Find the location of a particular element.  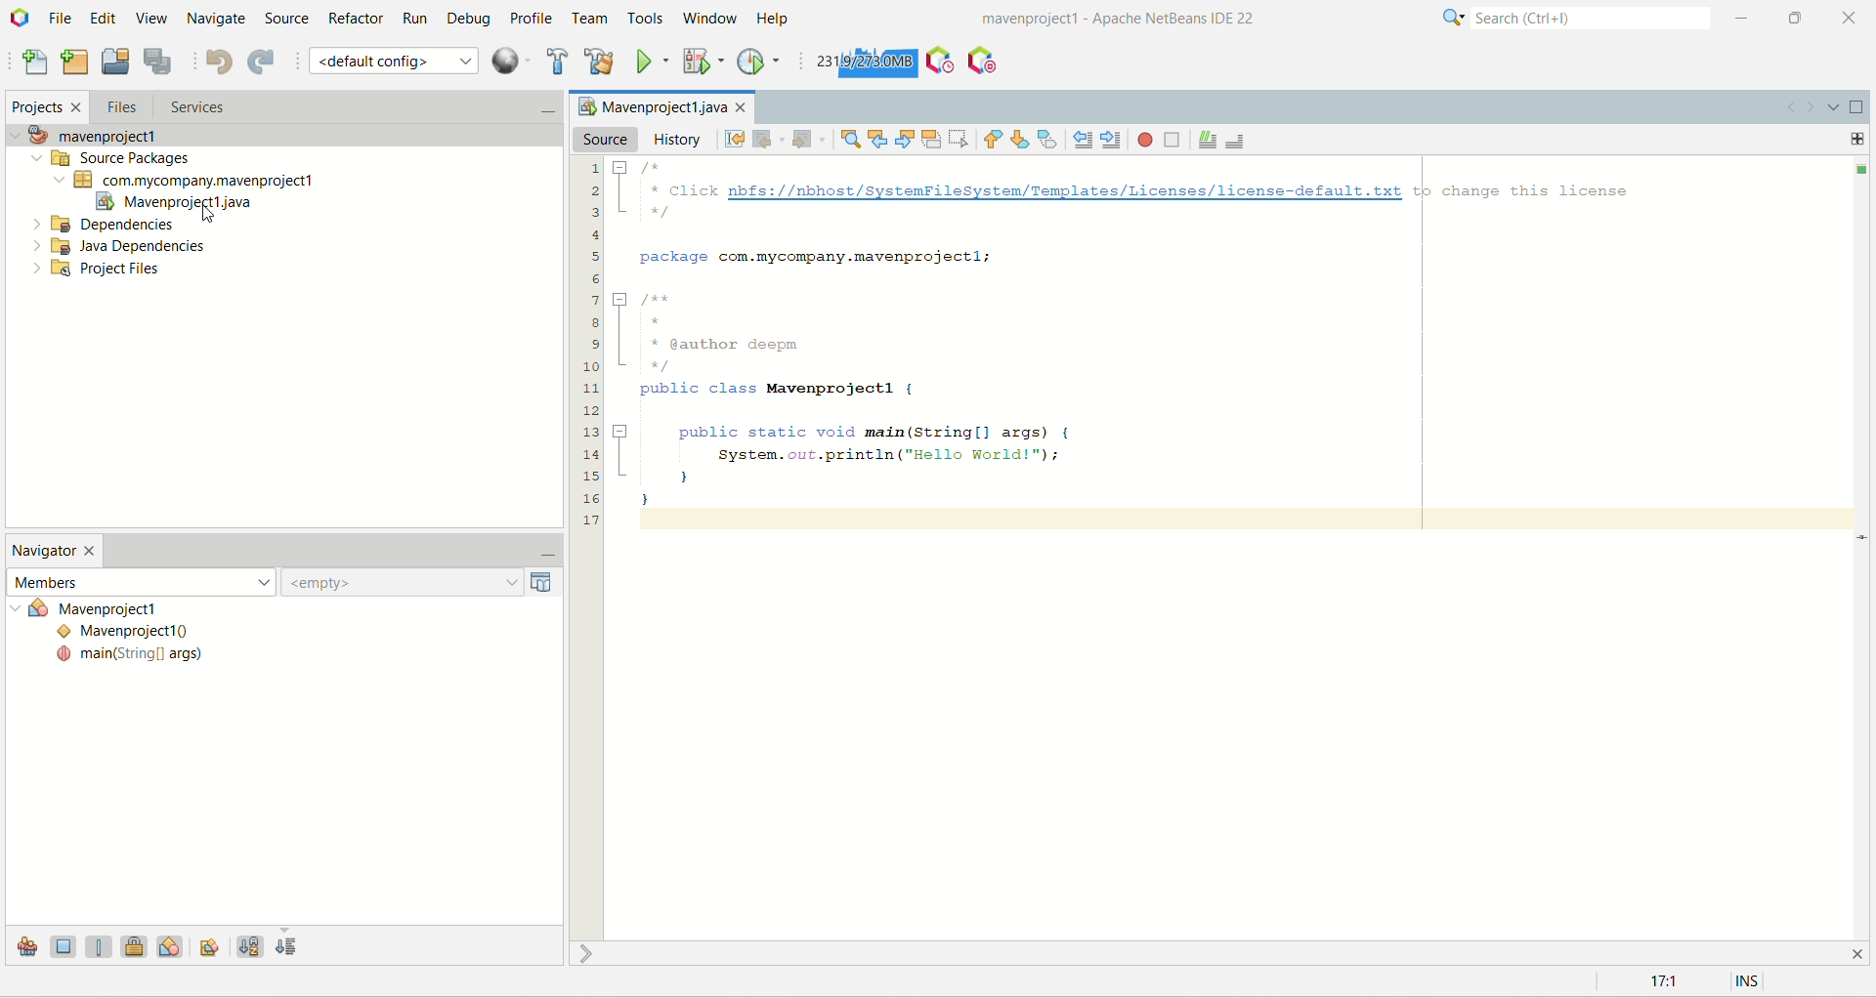

run project is located at coordinates (652, 60).